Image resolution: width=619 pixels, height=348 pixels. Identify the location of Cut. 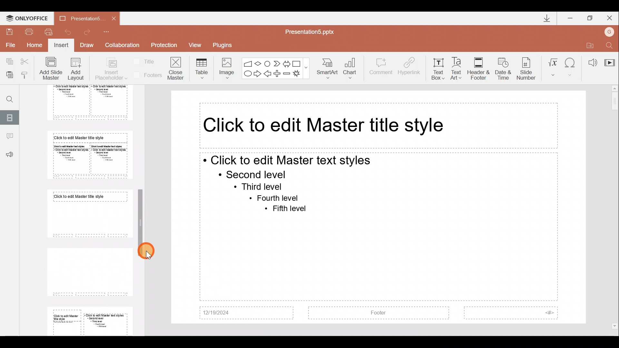
(26, 61).